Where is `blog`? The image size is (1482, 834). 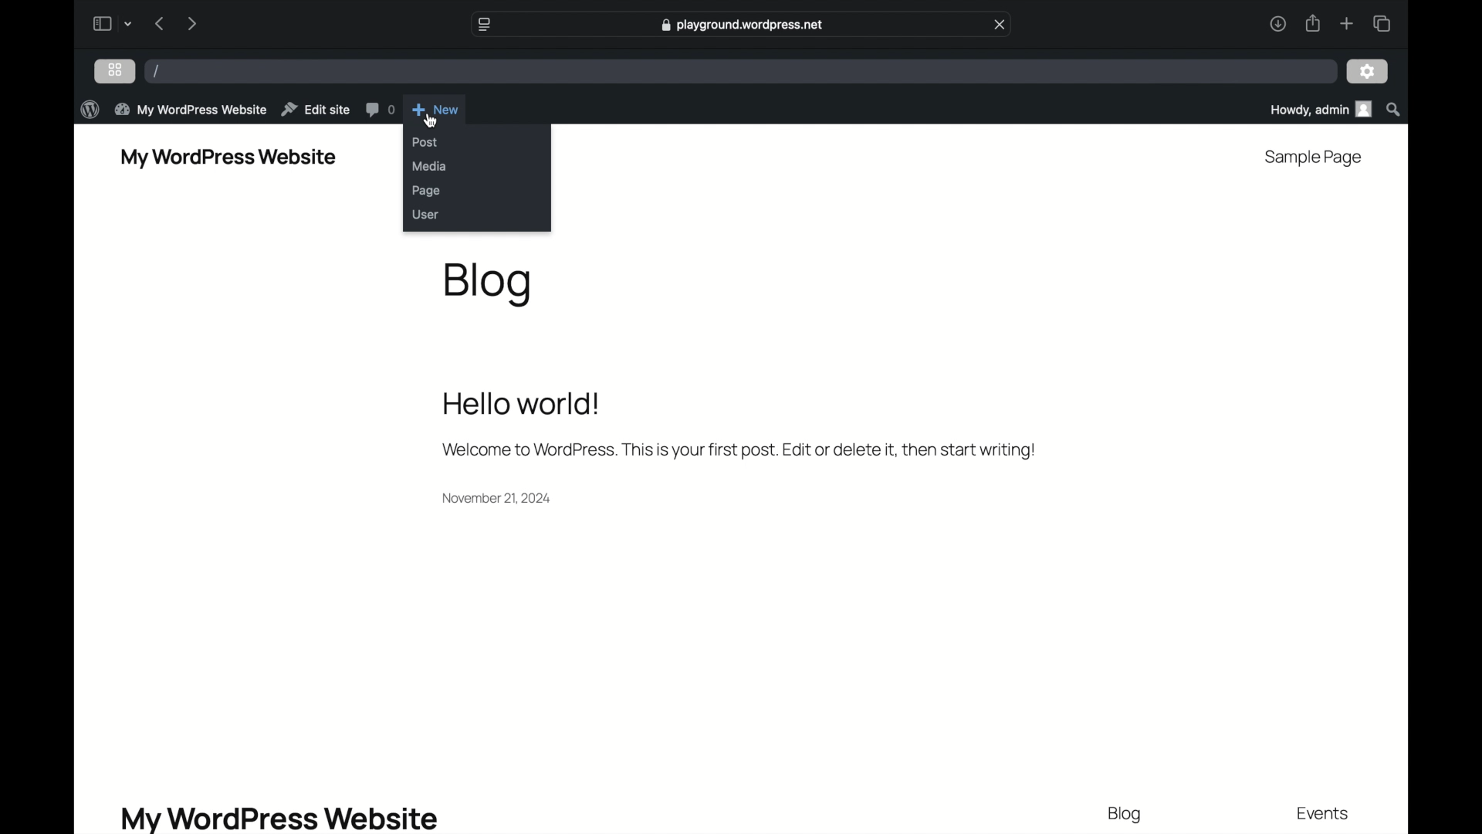 blog is located at coordinates (487, 284).